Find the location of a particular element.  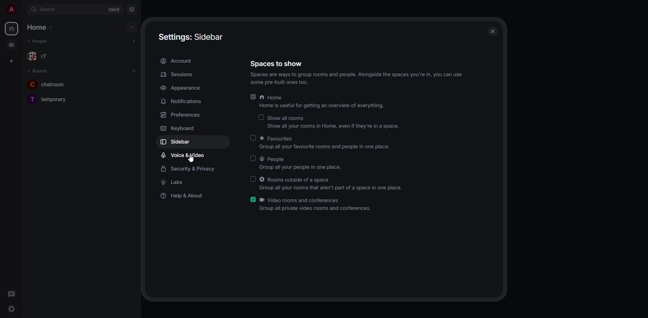

notifications is located at coordinates (185, 101).